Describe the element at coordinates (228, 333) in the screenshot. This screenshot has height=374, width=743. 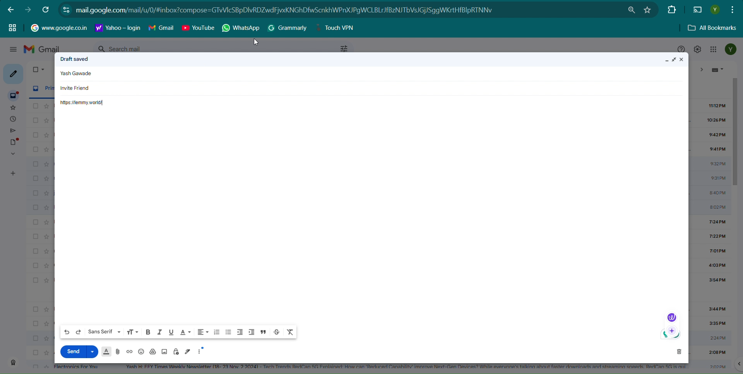
I see `Bulleted list` at that location.